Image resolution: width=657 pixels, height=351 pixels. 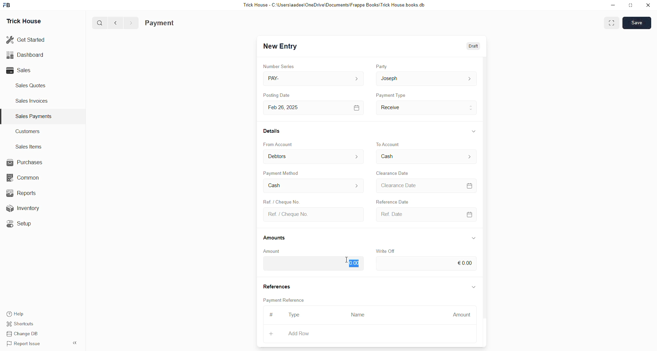 What do you see at coordinates (272, 314) in the screenshot?
I see `#` at bounding box center [272, 314].